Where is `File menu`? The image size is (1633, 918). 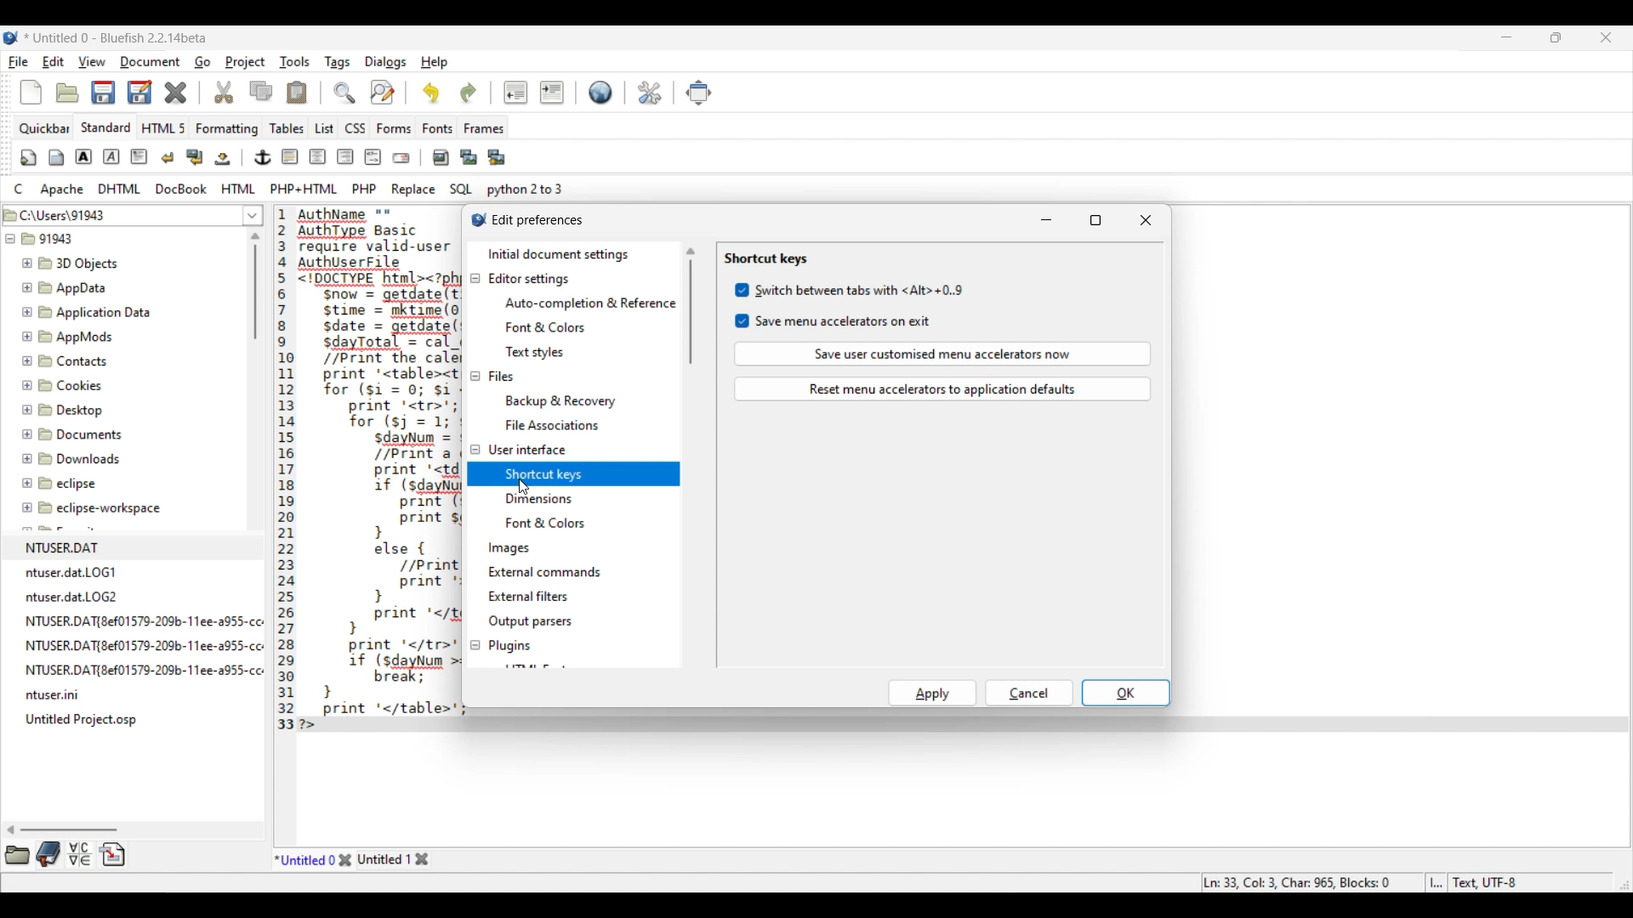
File menu is located at coordinates (19, 62).